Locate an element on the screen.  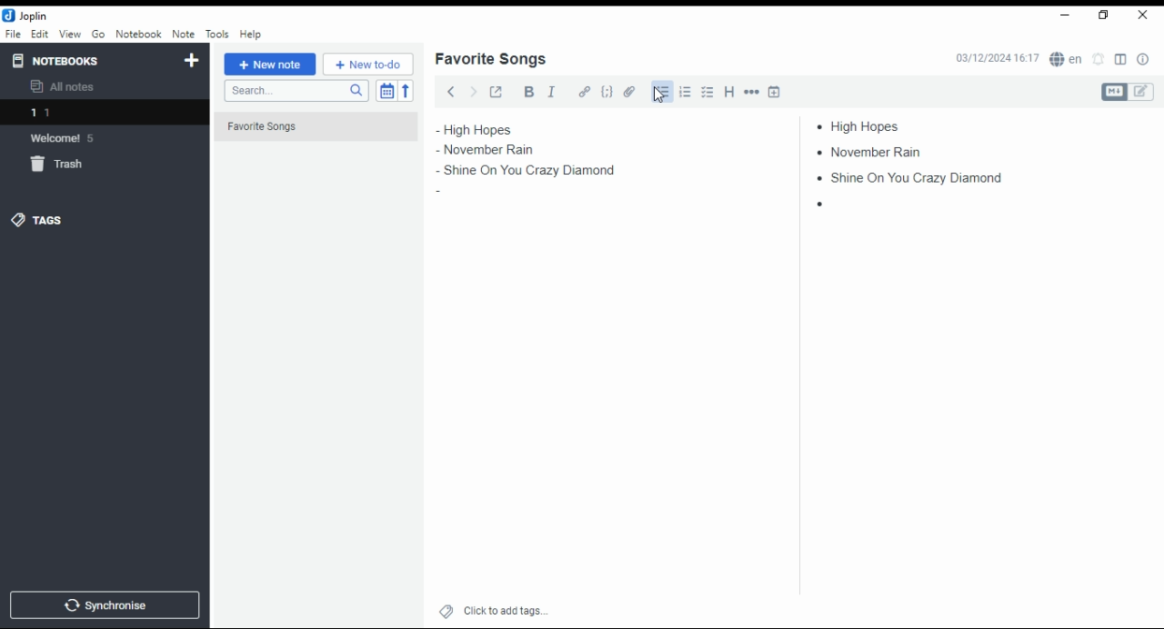
new notebook is located at coordinates (192, 61).